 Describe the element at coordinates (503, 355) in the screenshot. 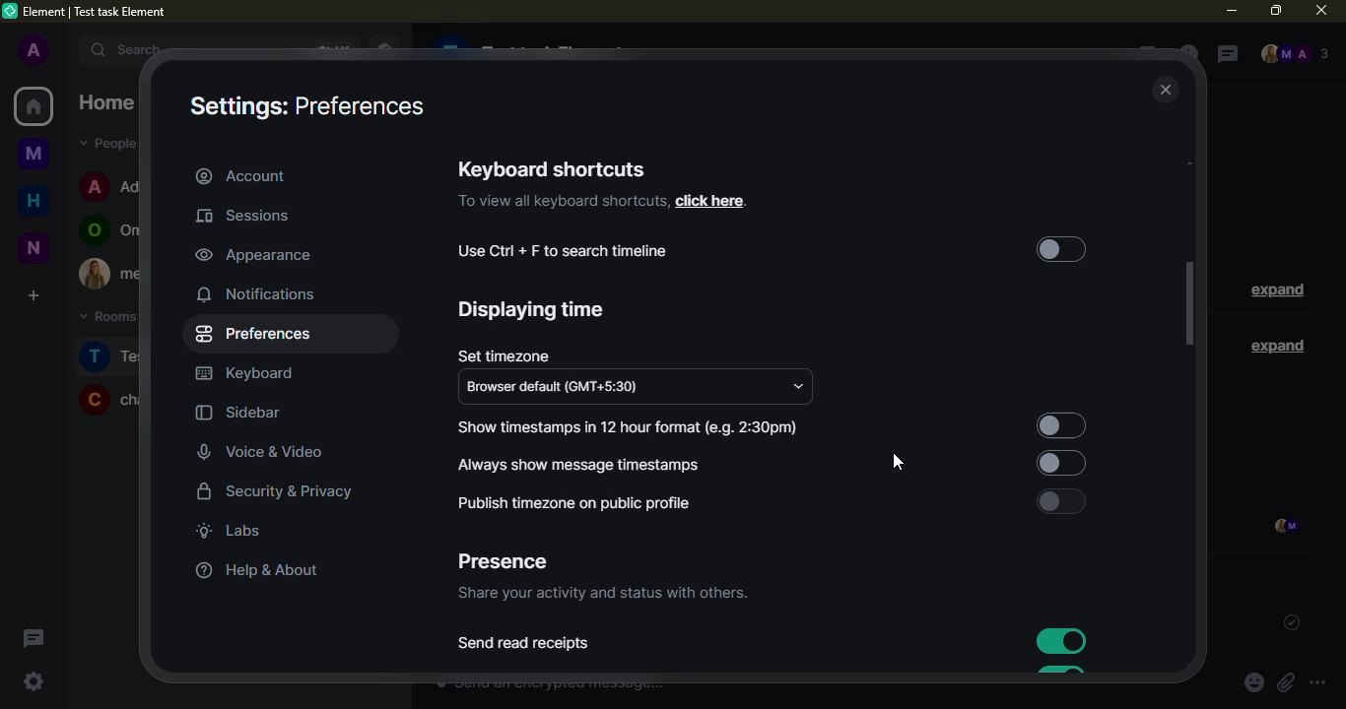

I see `set timezone` at that location.